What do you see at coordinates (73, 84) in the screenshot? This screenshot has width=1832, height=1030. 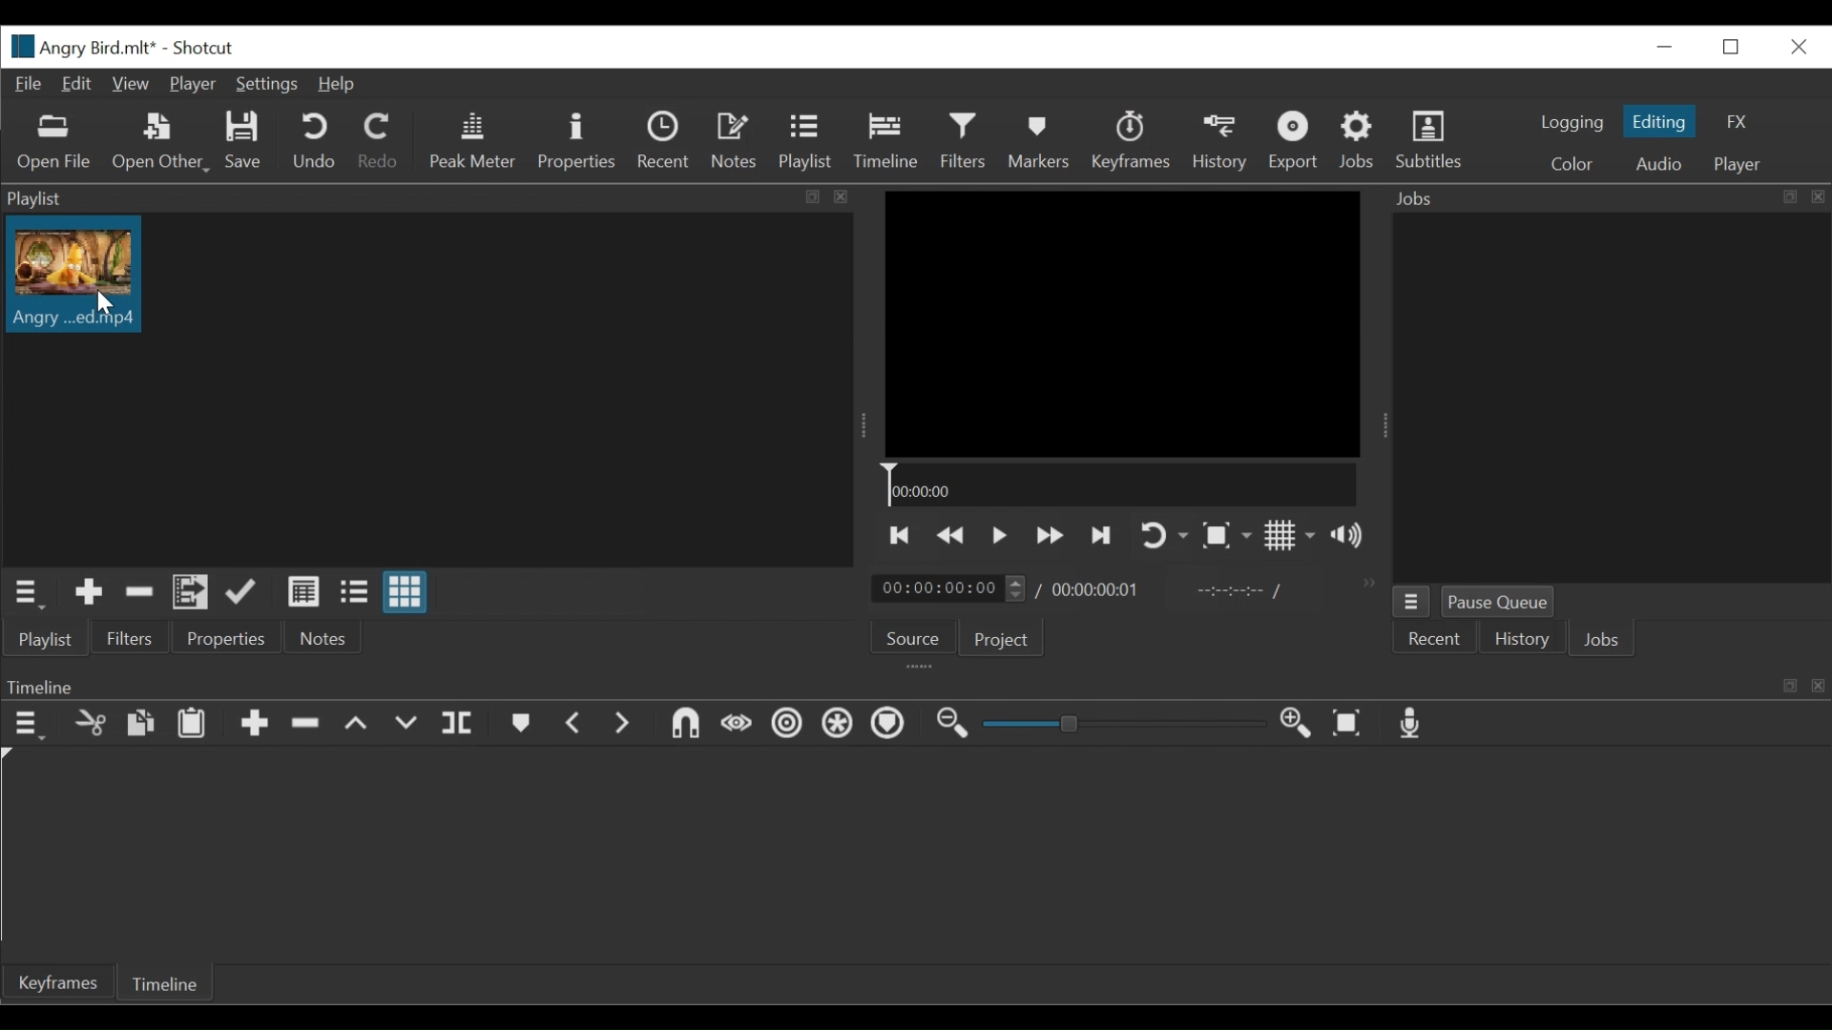 I see `Edit` at bounding box center [73, 84].